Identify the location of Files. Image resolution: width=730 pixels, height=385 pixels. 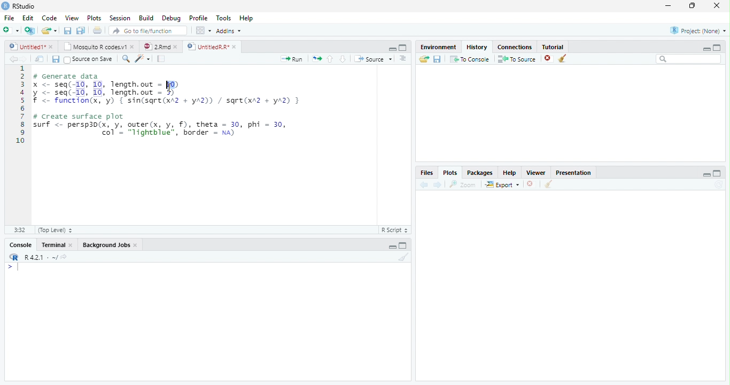
(428, 172).